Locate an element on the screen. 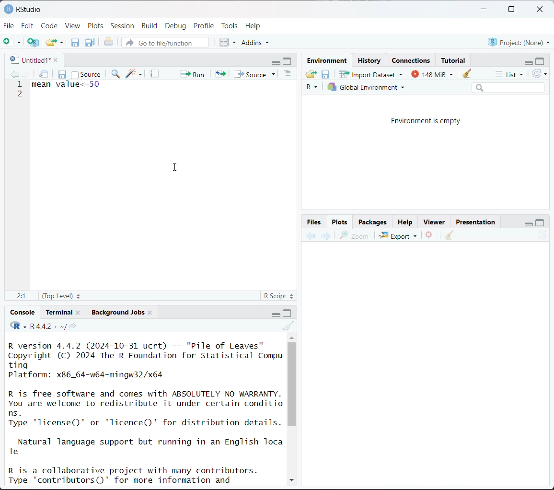 This screenshot has height=490, width=554. go forward to next source location is located at coordinates (26, 75).